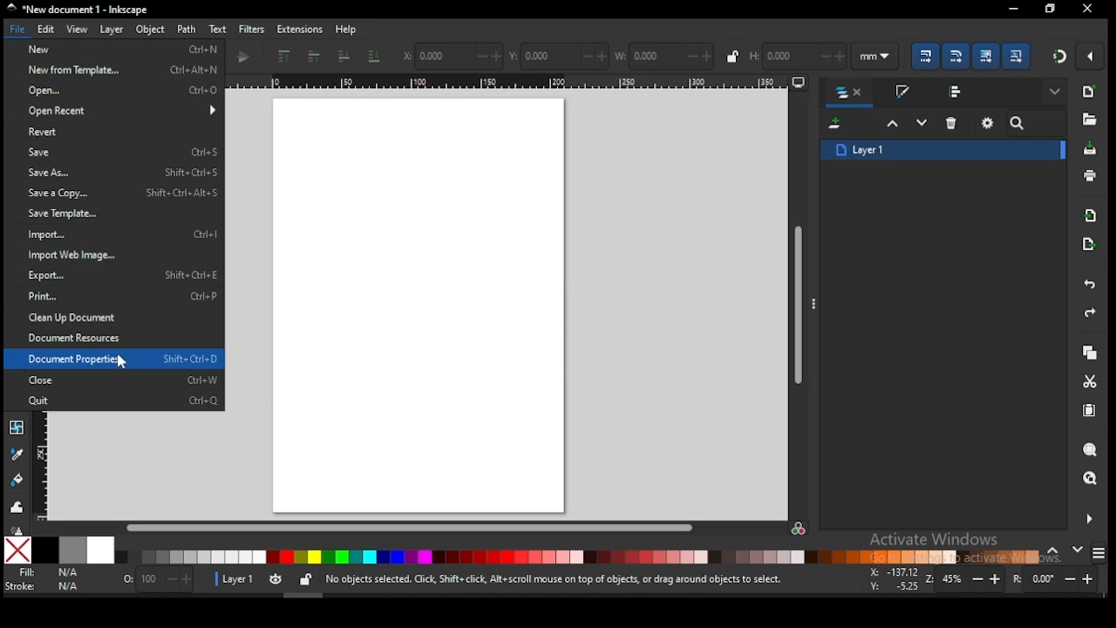 The width and height of the screenshot is (1116, 628). I want to click on save template, so click(87, 213).